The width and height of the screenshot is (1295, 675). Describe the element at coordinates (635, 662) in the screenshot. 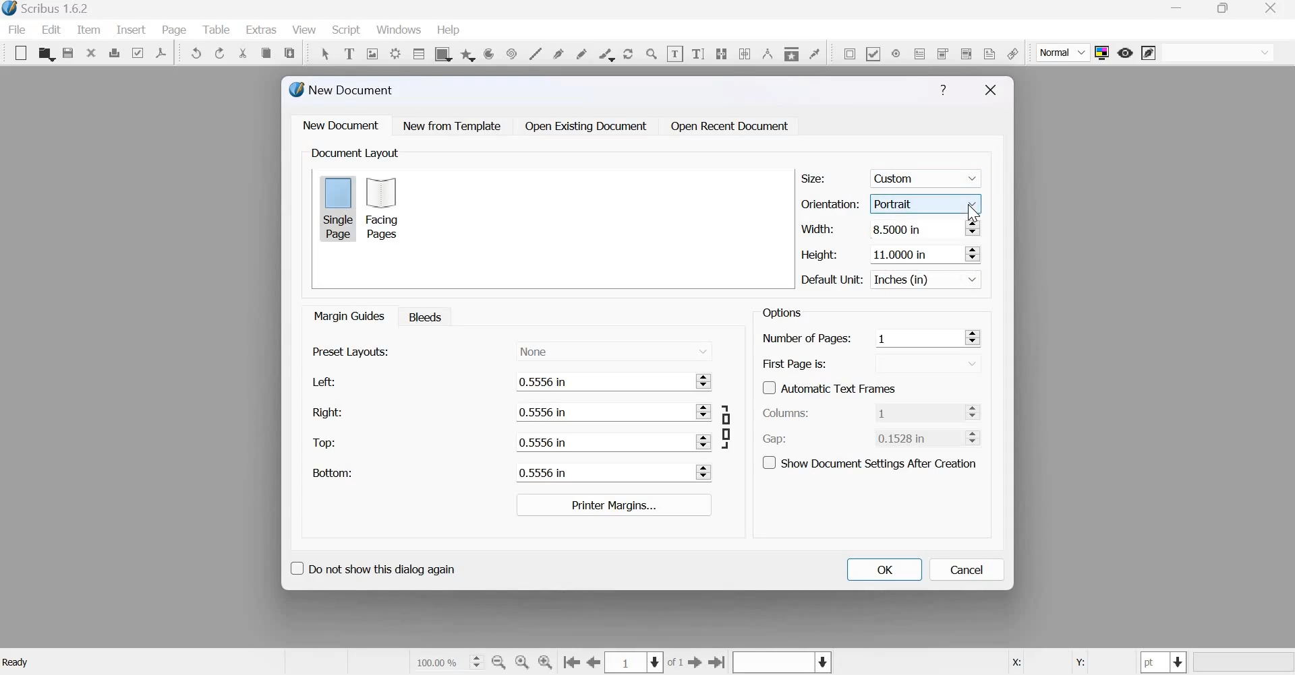

I see `Select the current page` at that location.